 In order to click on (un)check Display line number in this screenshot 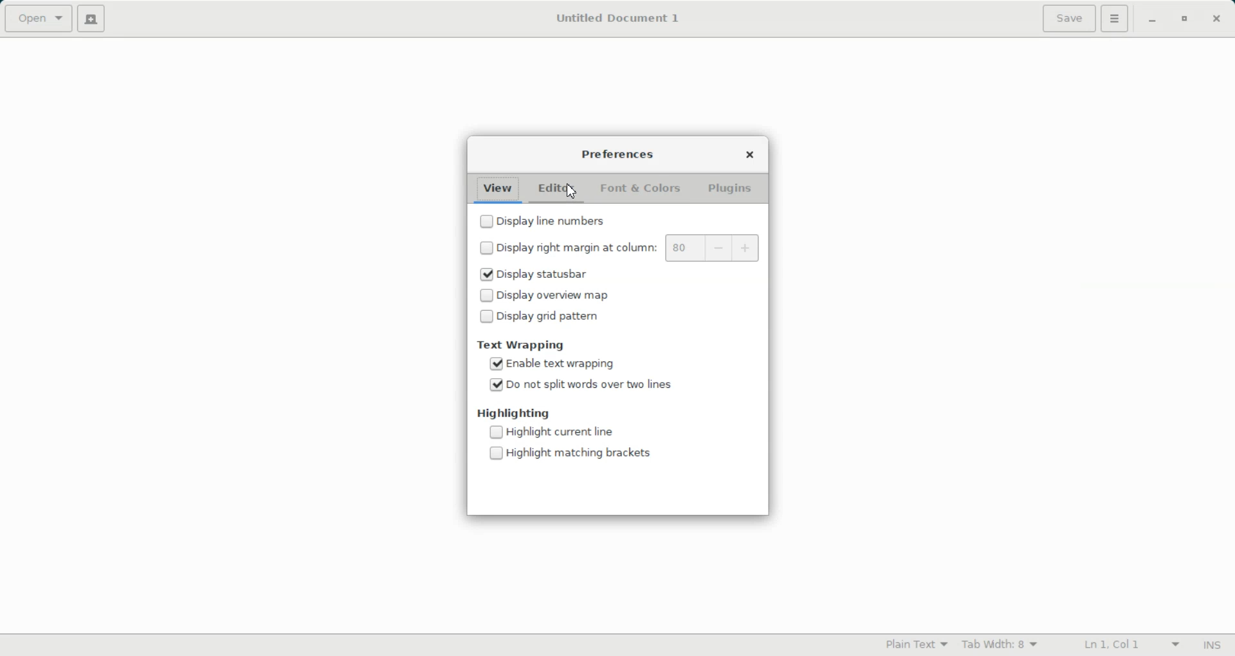, I will do `click(592, 218)`.